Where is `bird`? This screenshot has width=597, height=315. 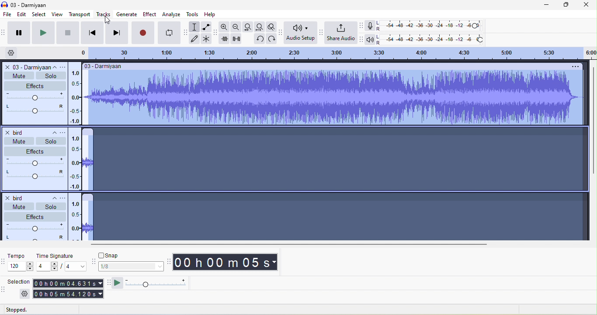 bird is located at coordinates (19, 197).